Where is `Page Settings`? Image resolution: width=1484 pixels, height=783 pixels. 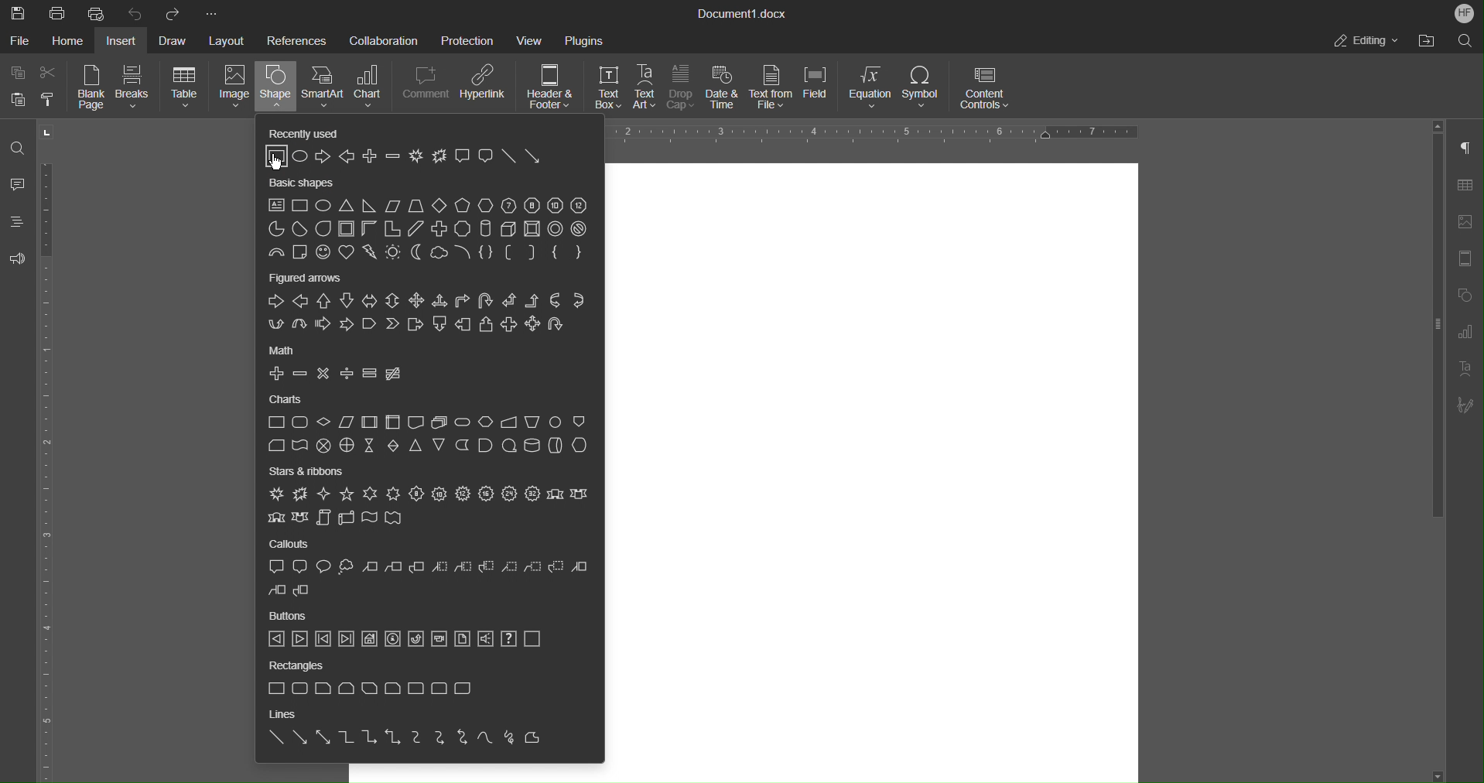 Page Settings is located at coordinates (1469, 258).